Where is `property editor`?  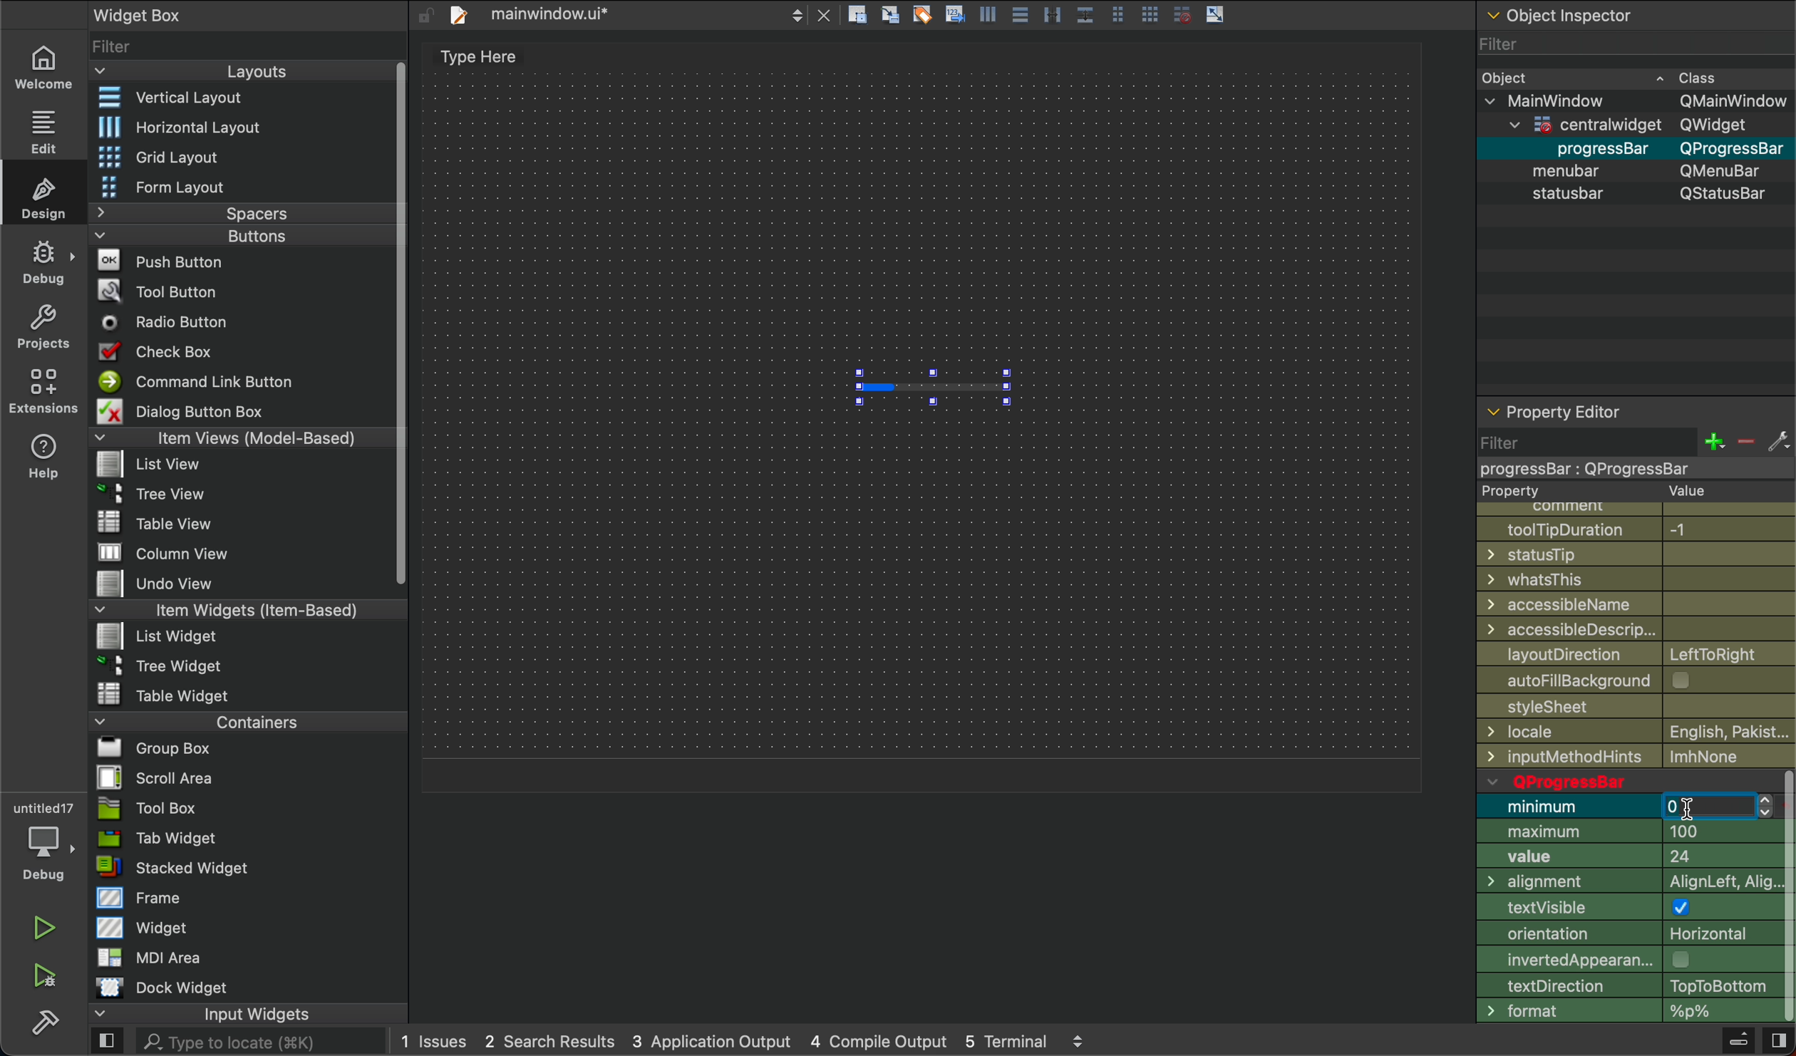
property editor is located at coordinates (1559, 406).